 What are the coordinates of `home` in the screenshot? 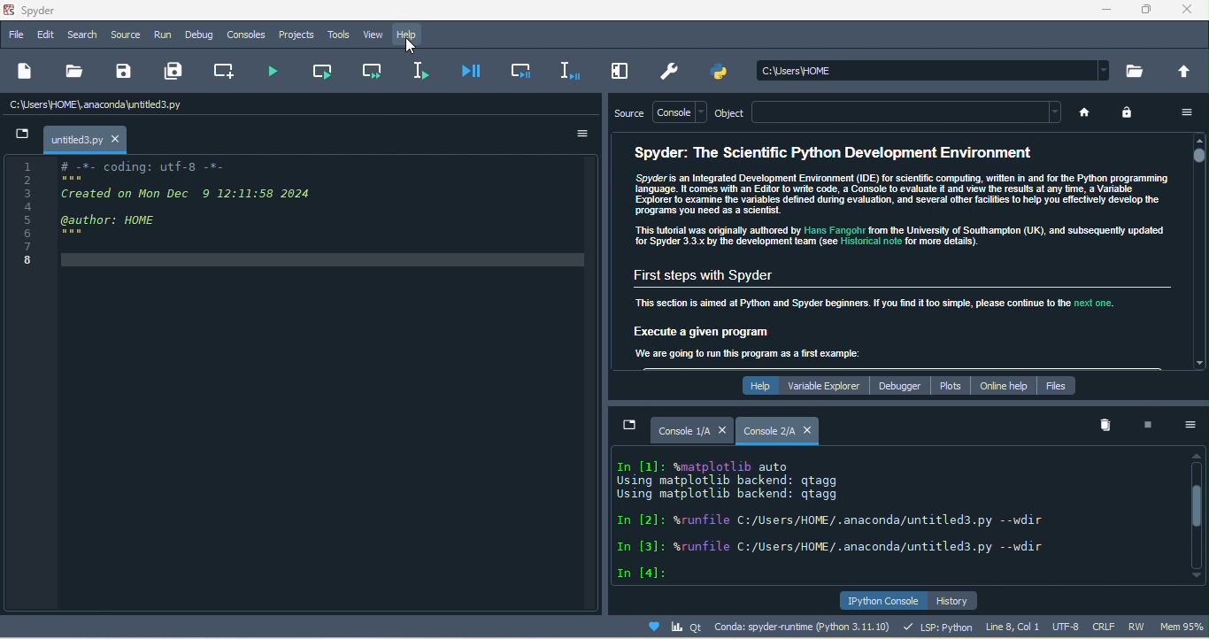 It's located at (1090, 115).